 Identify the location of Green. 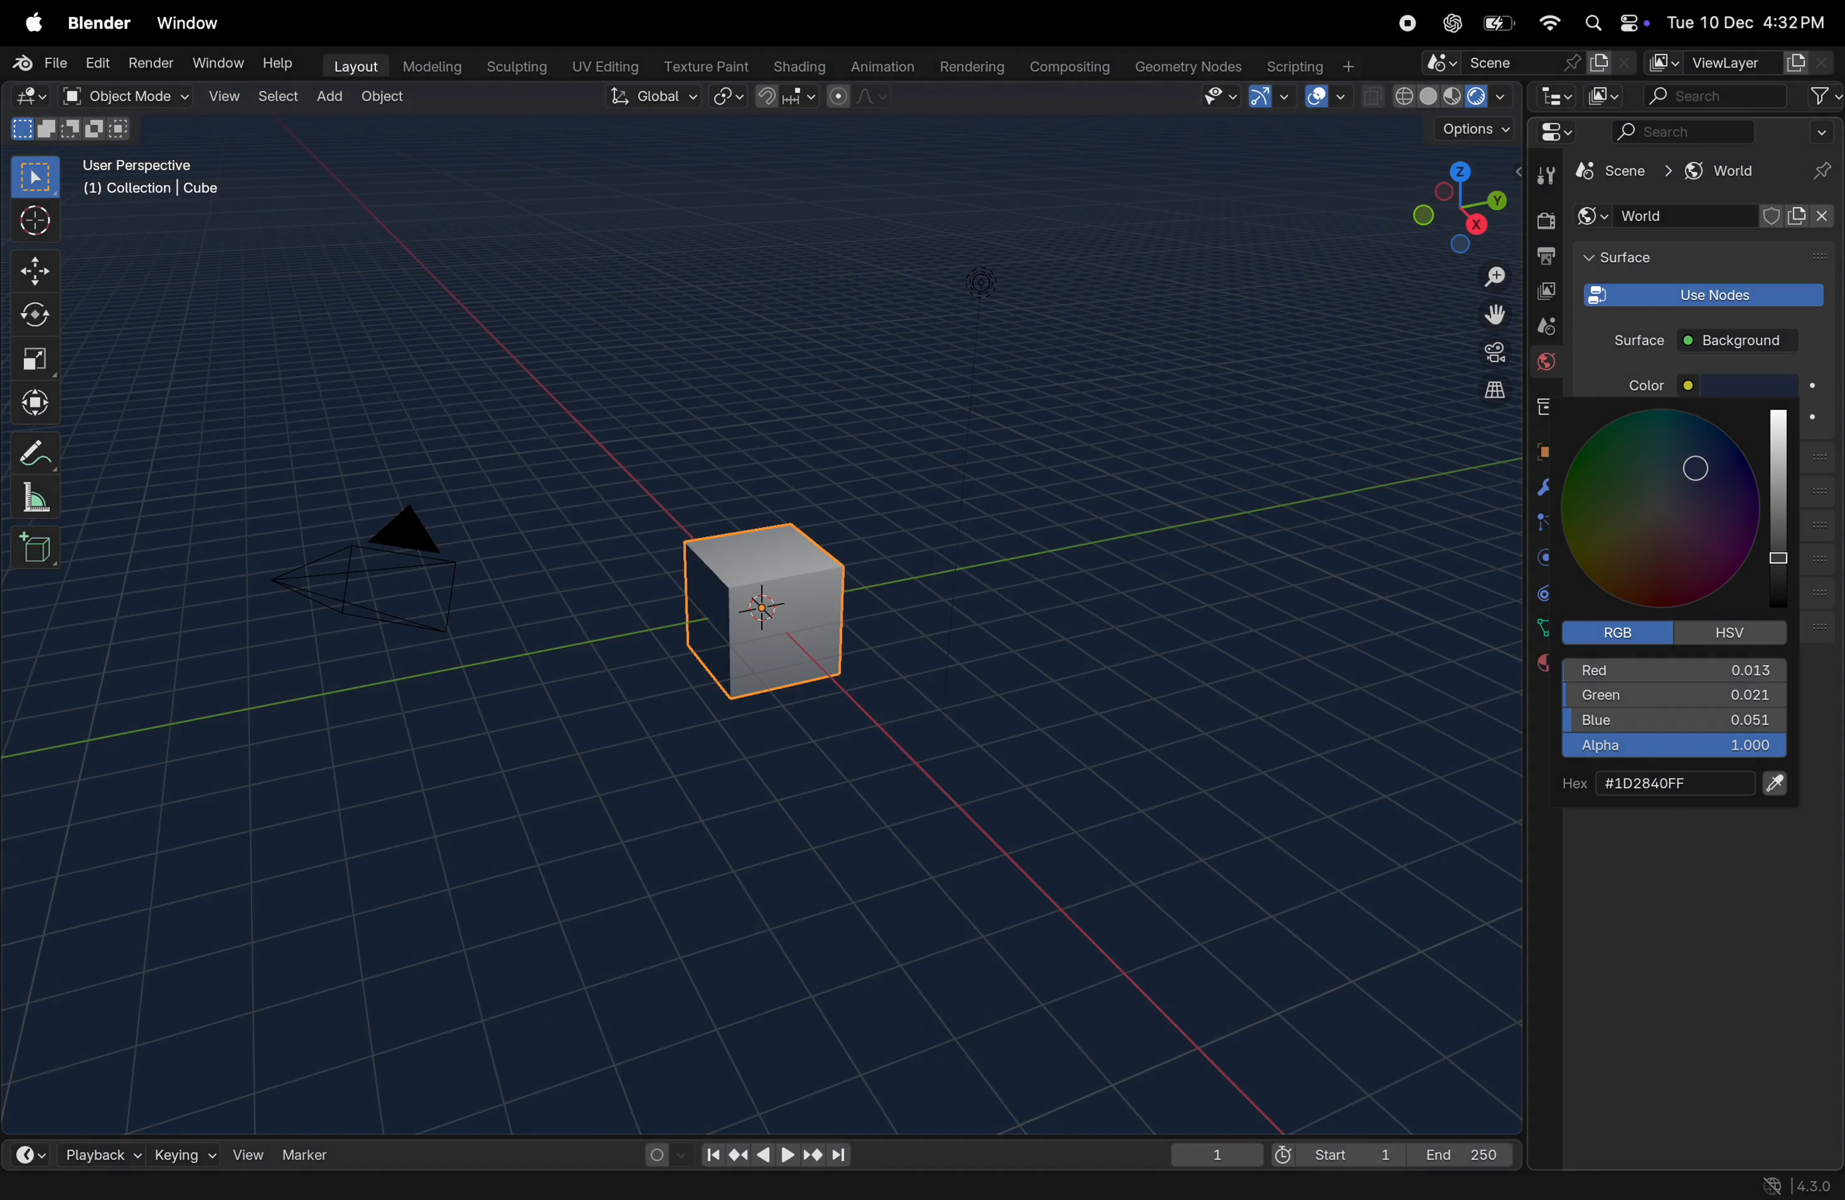
(1674, 701).